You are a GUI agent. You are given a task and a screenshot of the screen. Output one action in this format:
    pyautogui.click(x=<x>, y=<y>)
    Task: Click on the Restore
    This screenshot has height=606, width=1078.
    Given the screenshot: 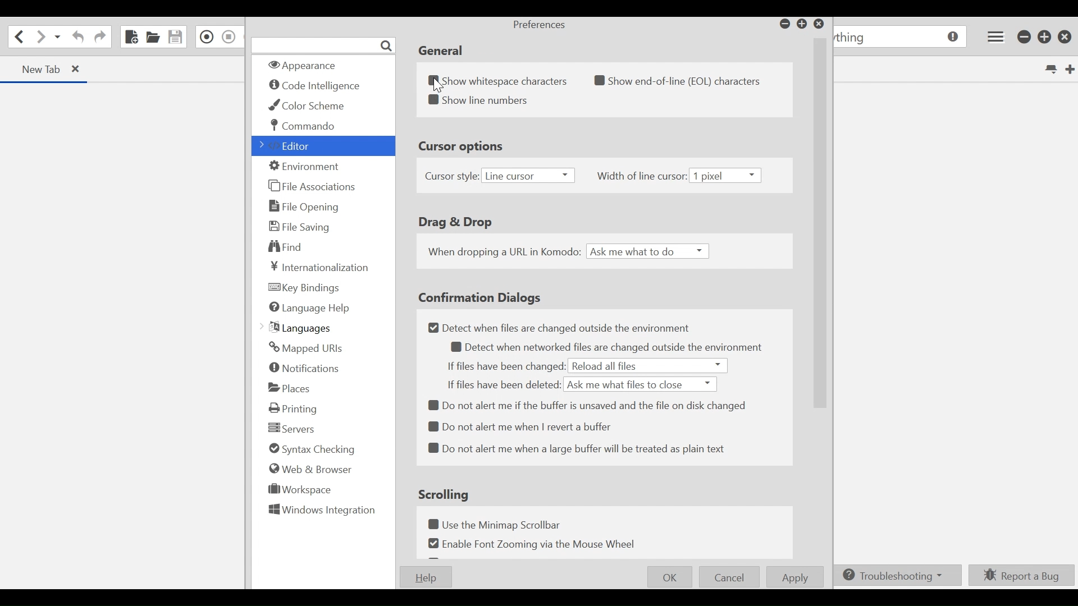 What is the action you would take?
    pyautogui.click(x=1045, y=36)
    